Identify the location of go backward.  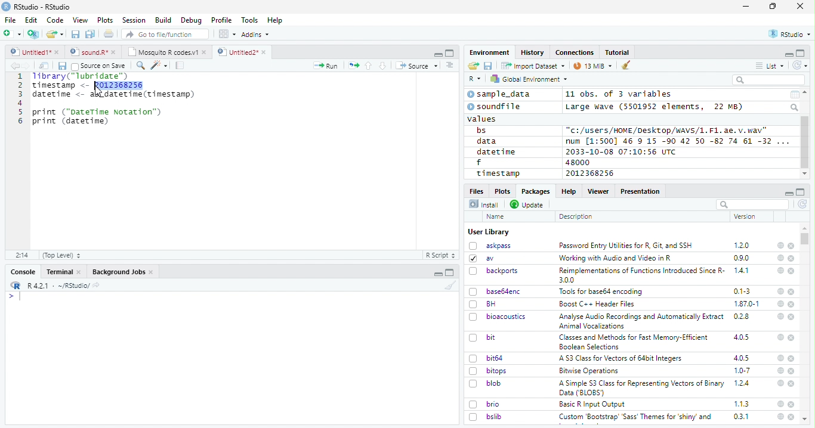
(15, 65).